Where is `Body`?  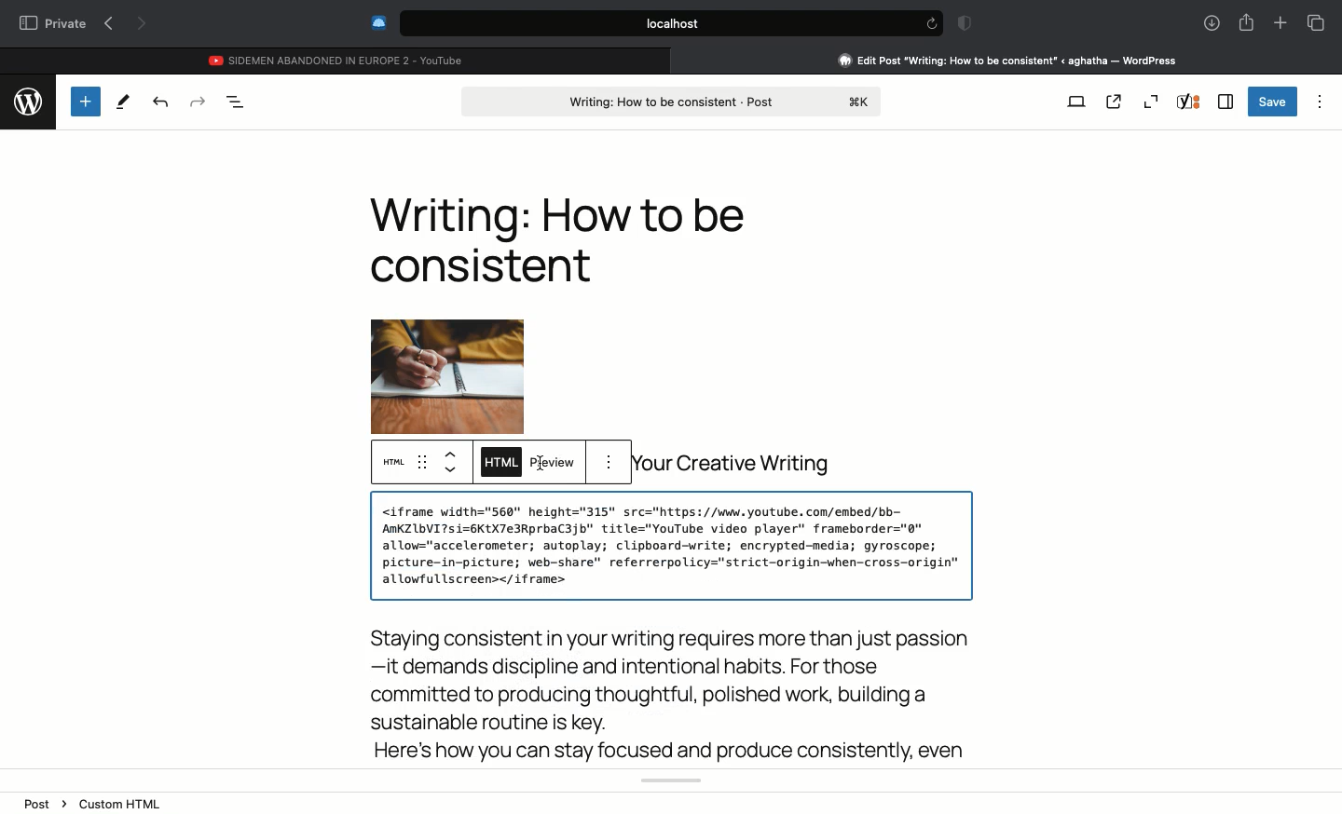
Body is located at coordinates (669, 692).